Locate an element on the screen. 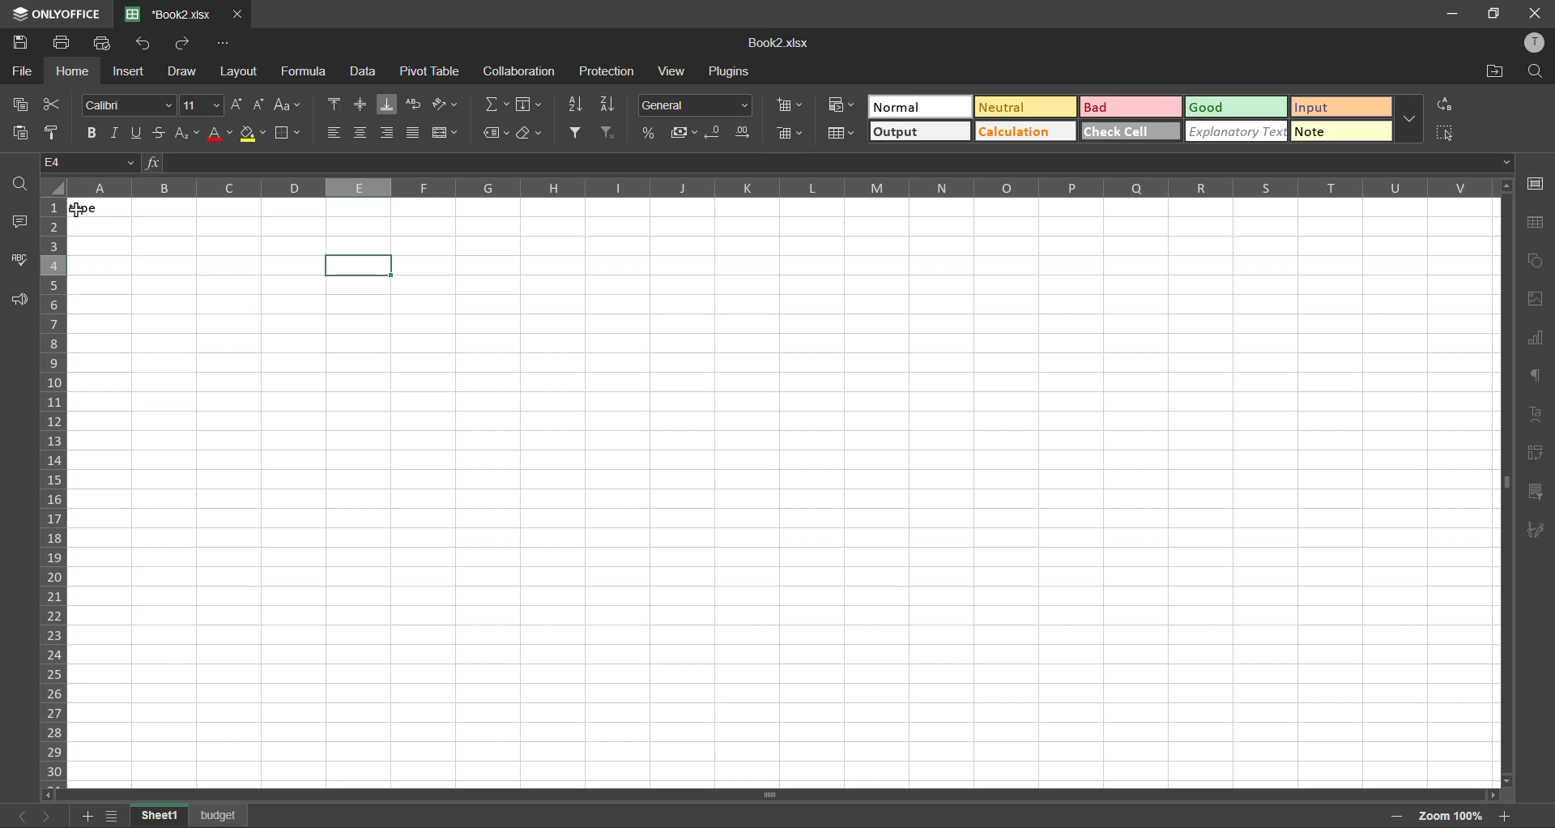 Image resolution: width=1555 pixels, height=828 pixels. check cell is located at coordinates (1131, 132).